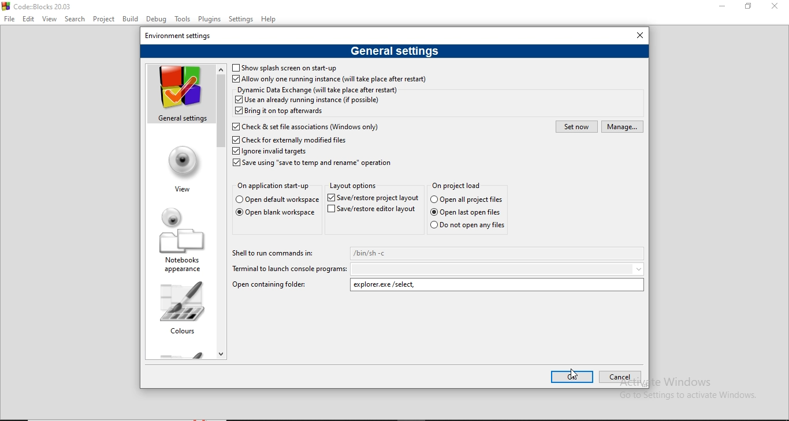 The image size is (789, 421). Describe the element at coordinates (104, 17) in the screenshot. I see `Project ` at that location.